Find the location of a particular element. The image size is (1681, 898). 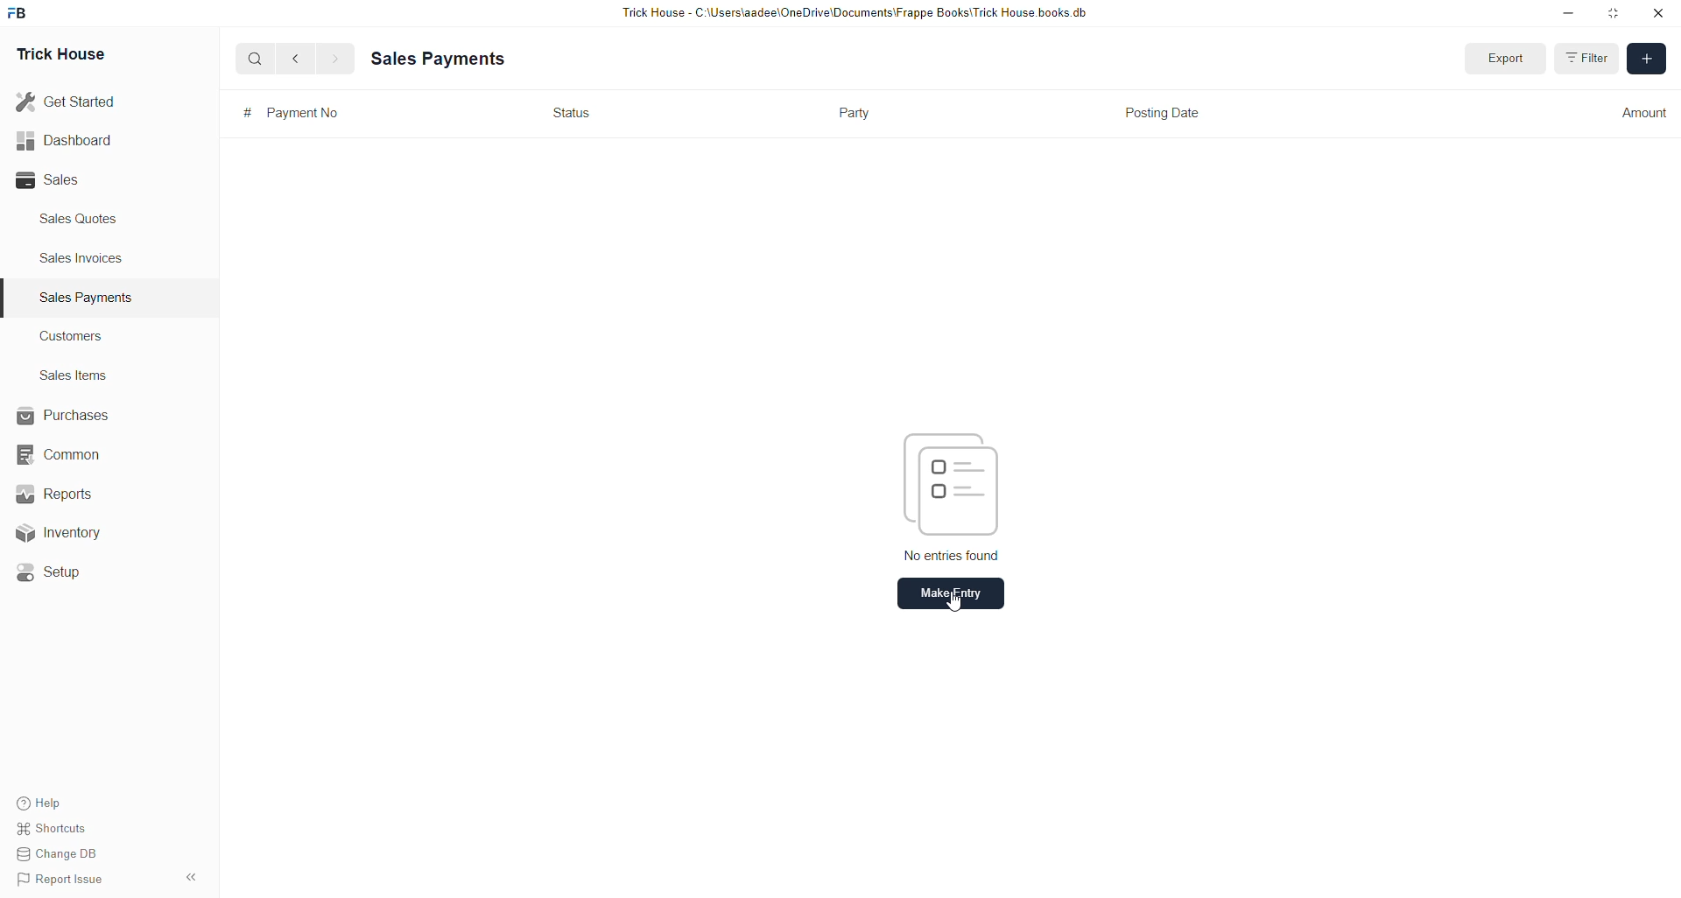

Get Started is located at coordinates (67, 102).